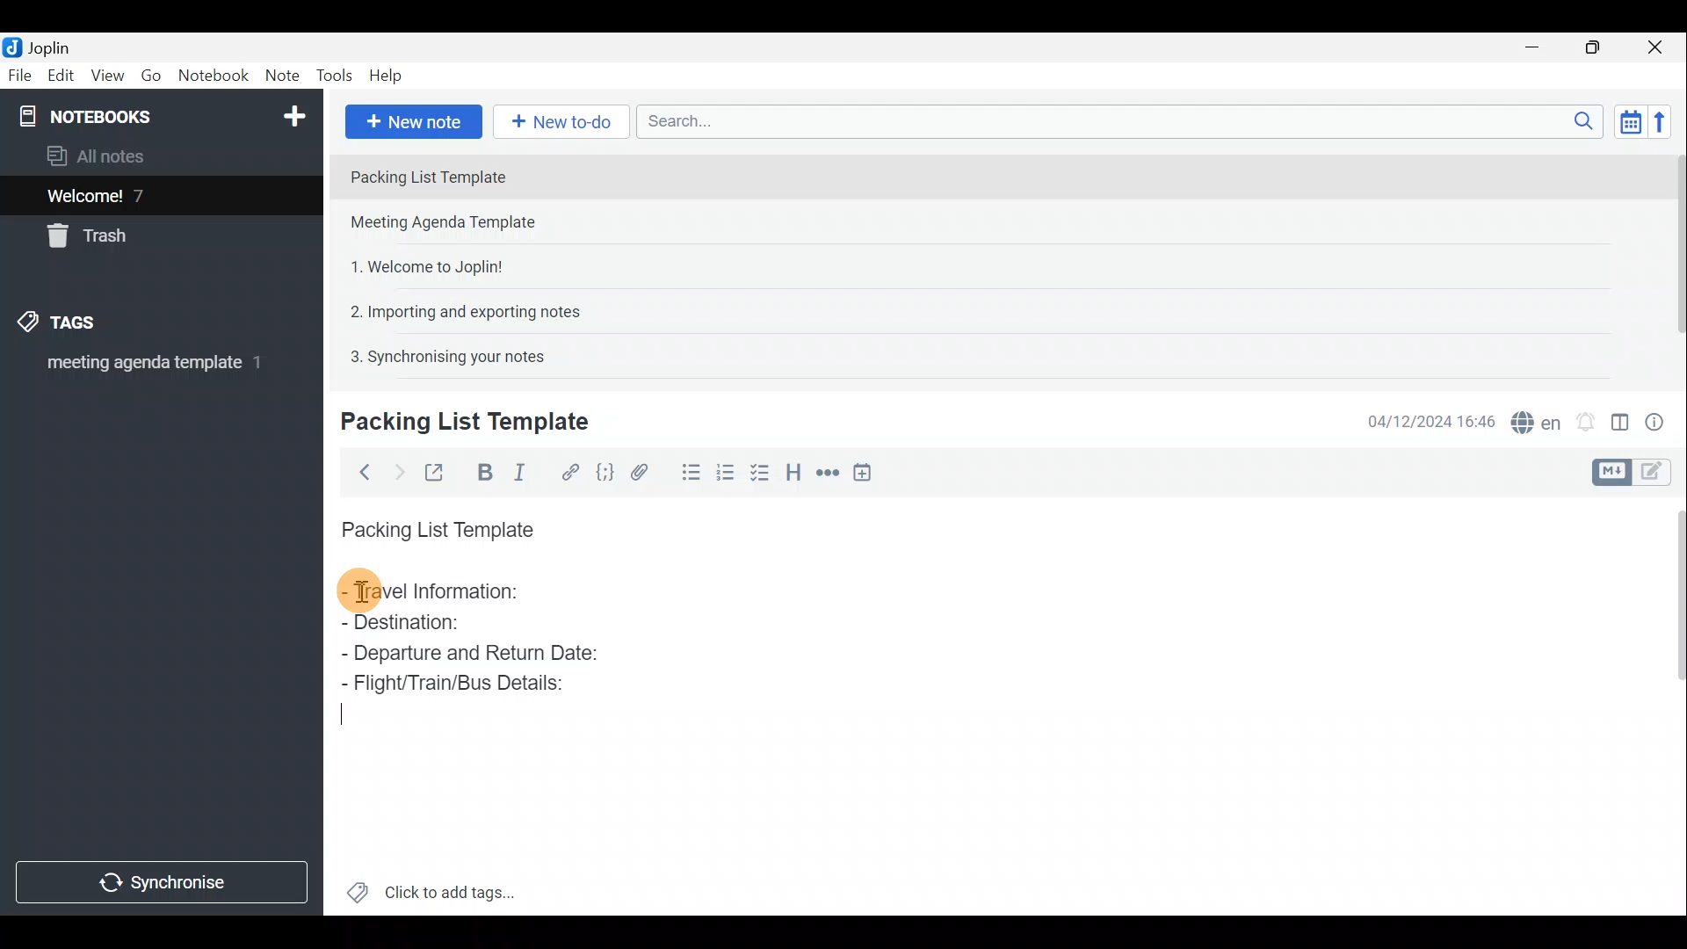 Image resolution: width=1687 pixels, height=949 pixels. Describe the element at coordinates (361, 472) in the screenshot. I see `Back` at that location.